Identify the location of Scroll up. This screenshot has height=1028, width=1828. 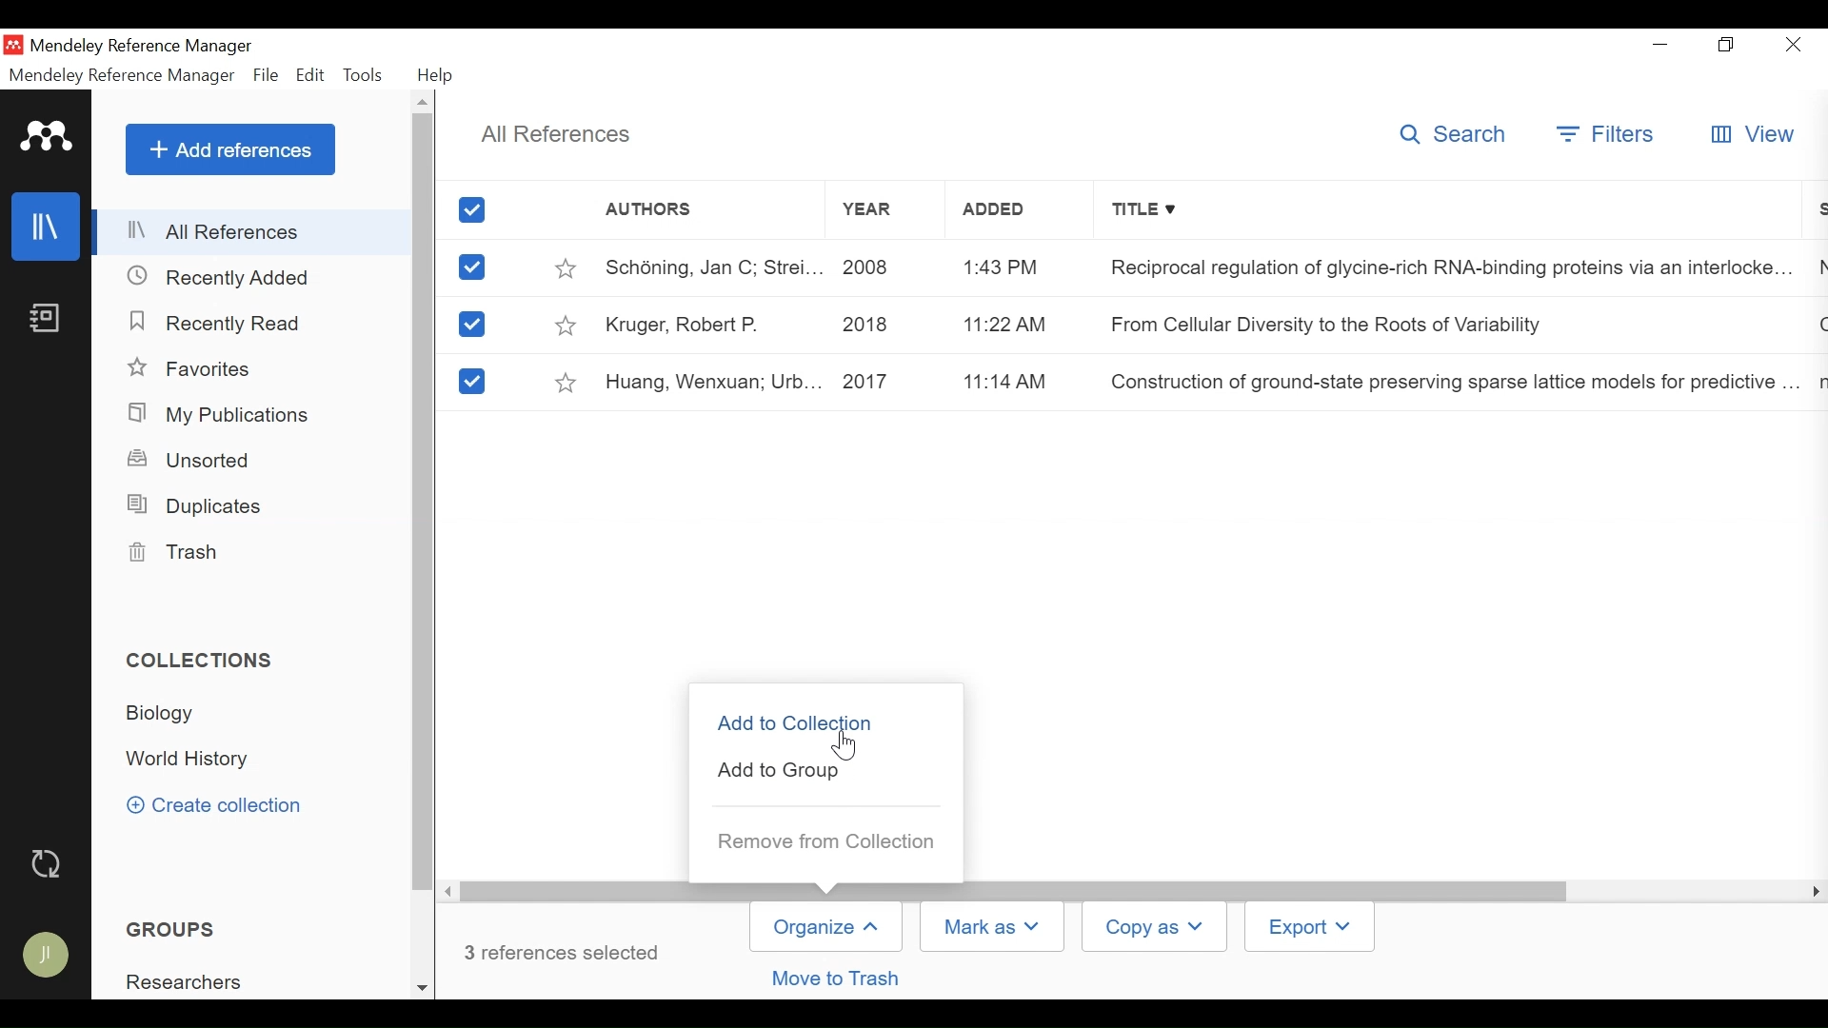
(422, 103).